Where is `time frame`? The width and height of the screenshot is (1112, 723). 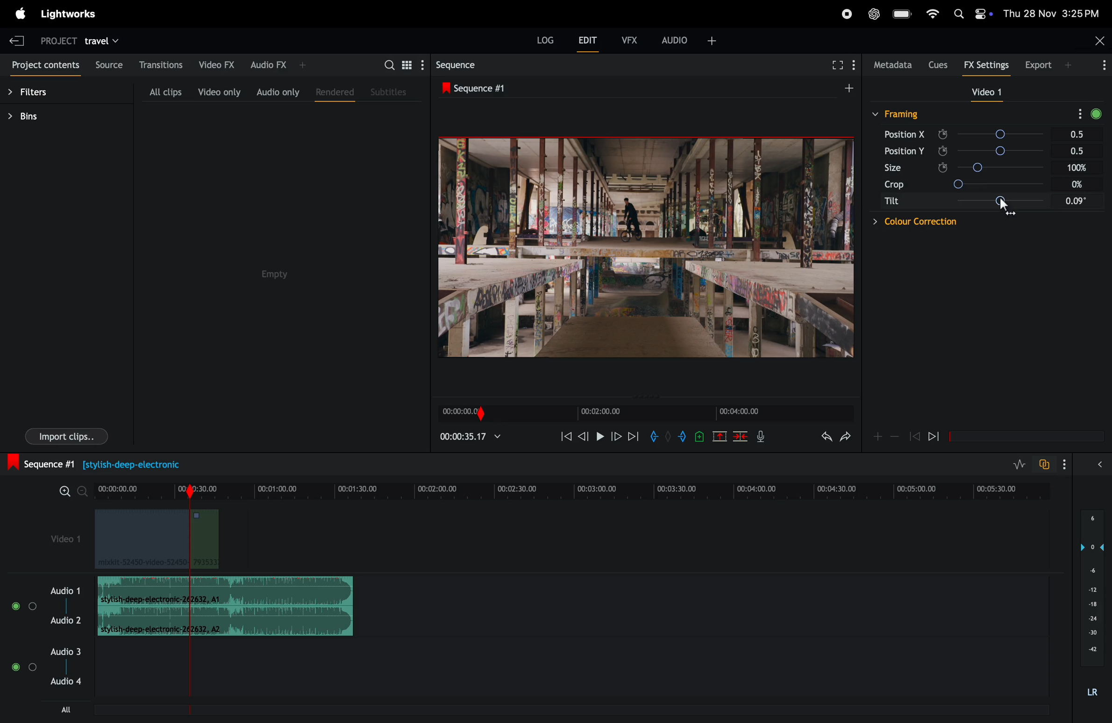 time frame is located at coordinates (575, 489).